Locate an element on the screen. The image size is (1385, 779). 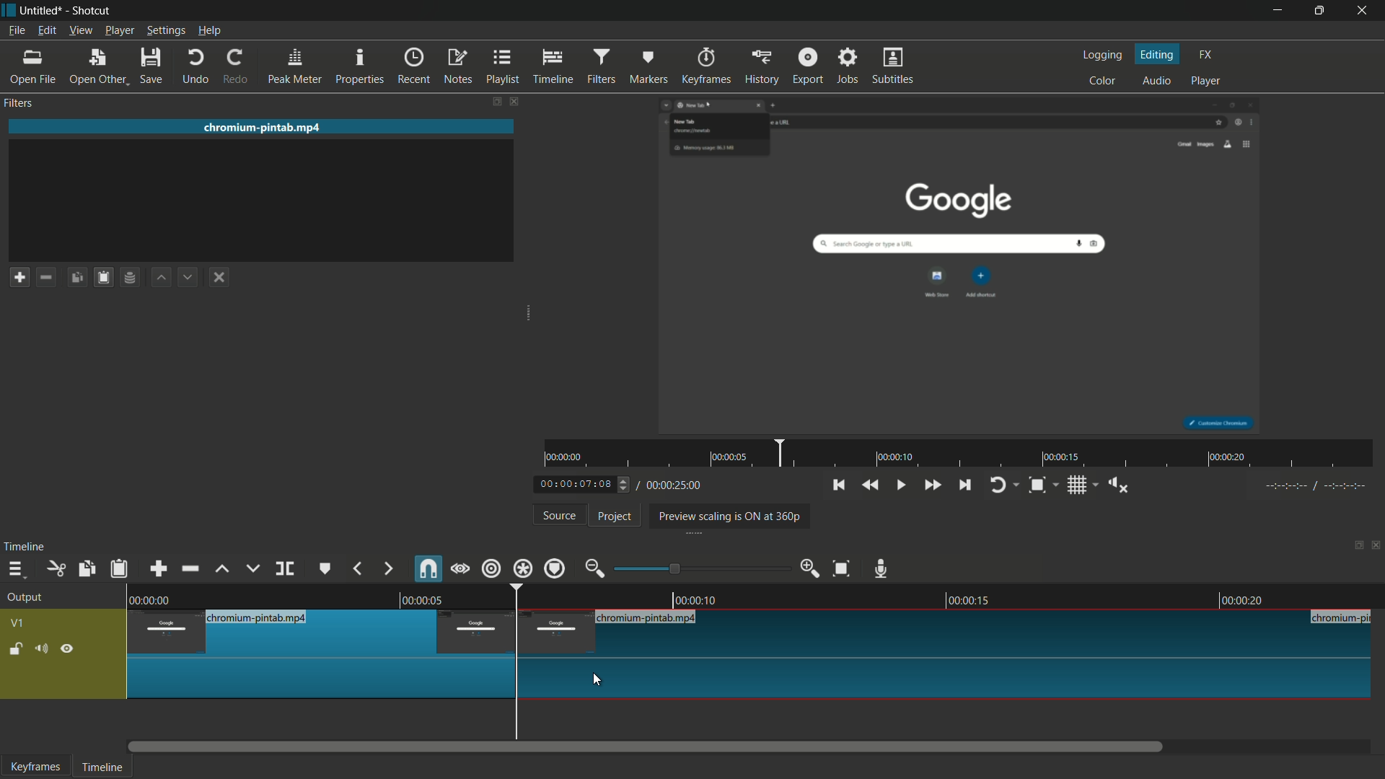
this segment is selected is located at coordinates (946, 654).